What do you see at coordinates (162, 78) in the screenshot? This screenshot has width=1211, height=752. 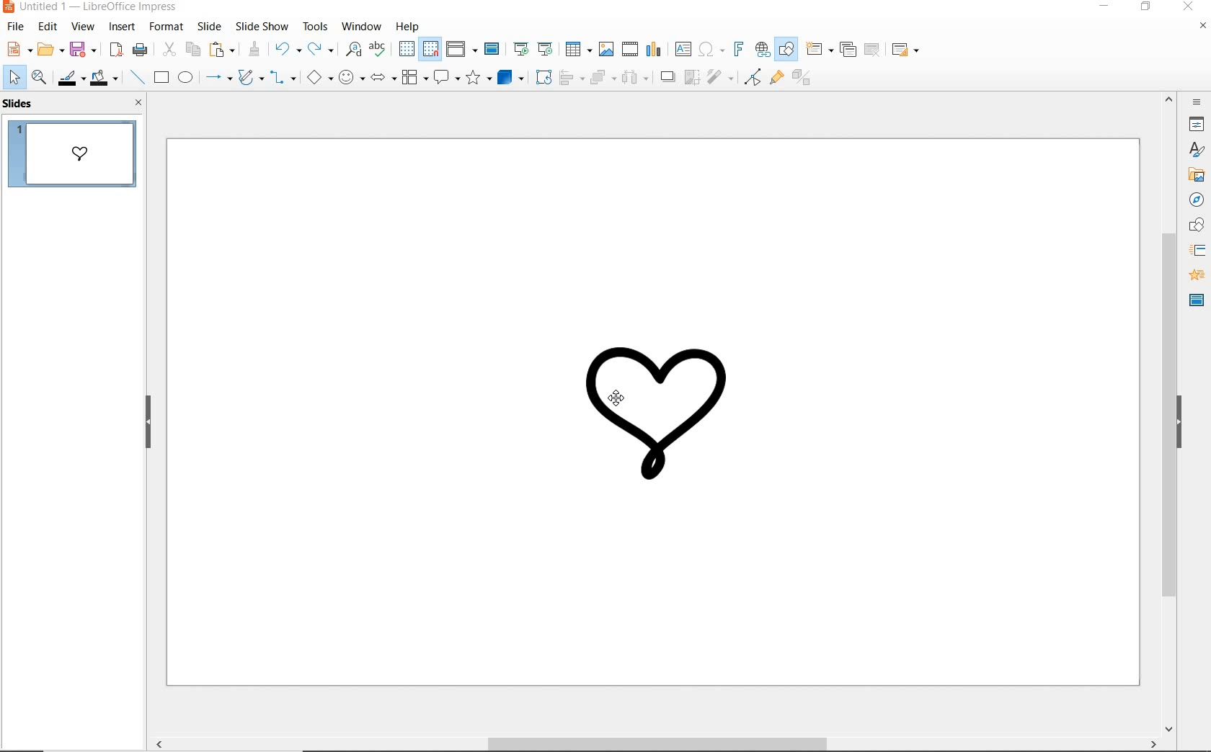 I see `rectangle` at bounding box center [162, 78].